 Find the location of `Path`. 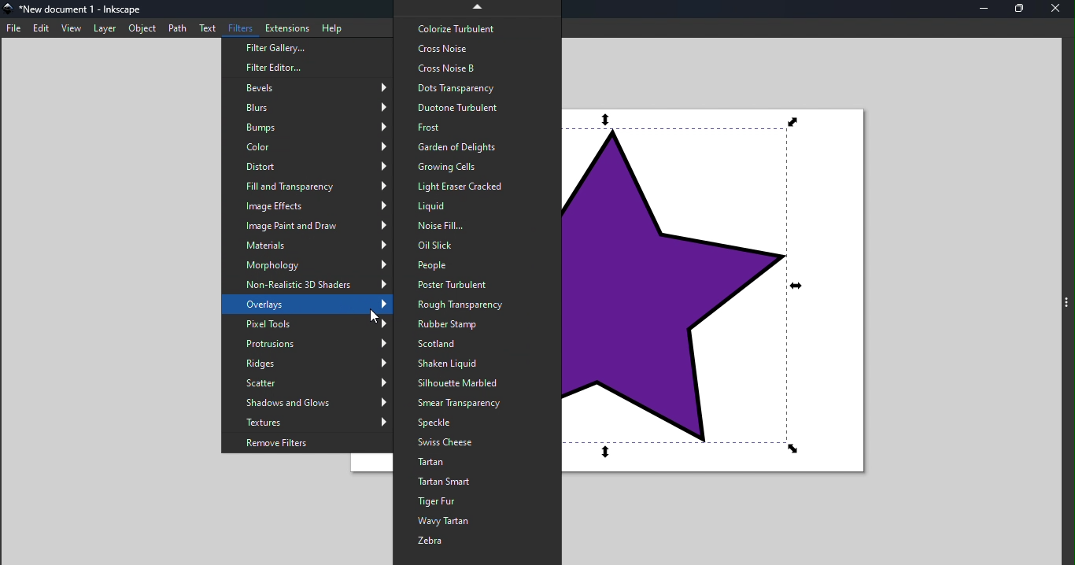

Path is located at coordinates (175, 28).